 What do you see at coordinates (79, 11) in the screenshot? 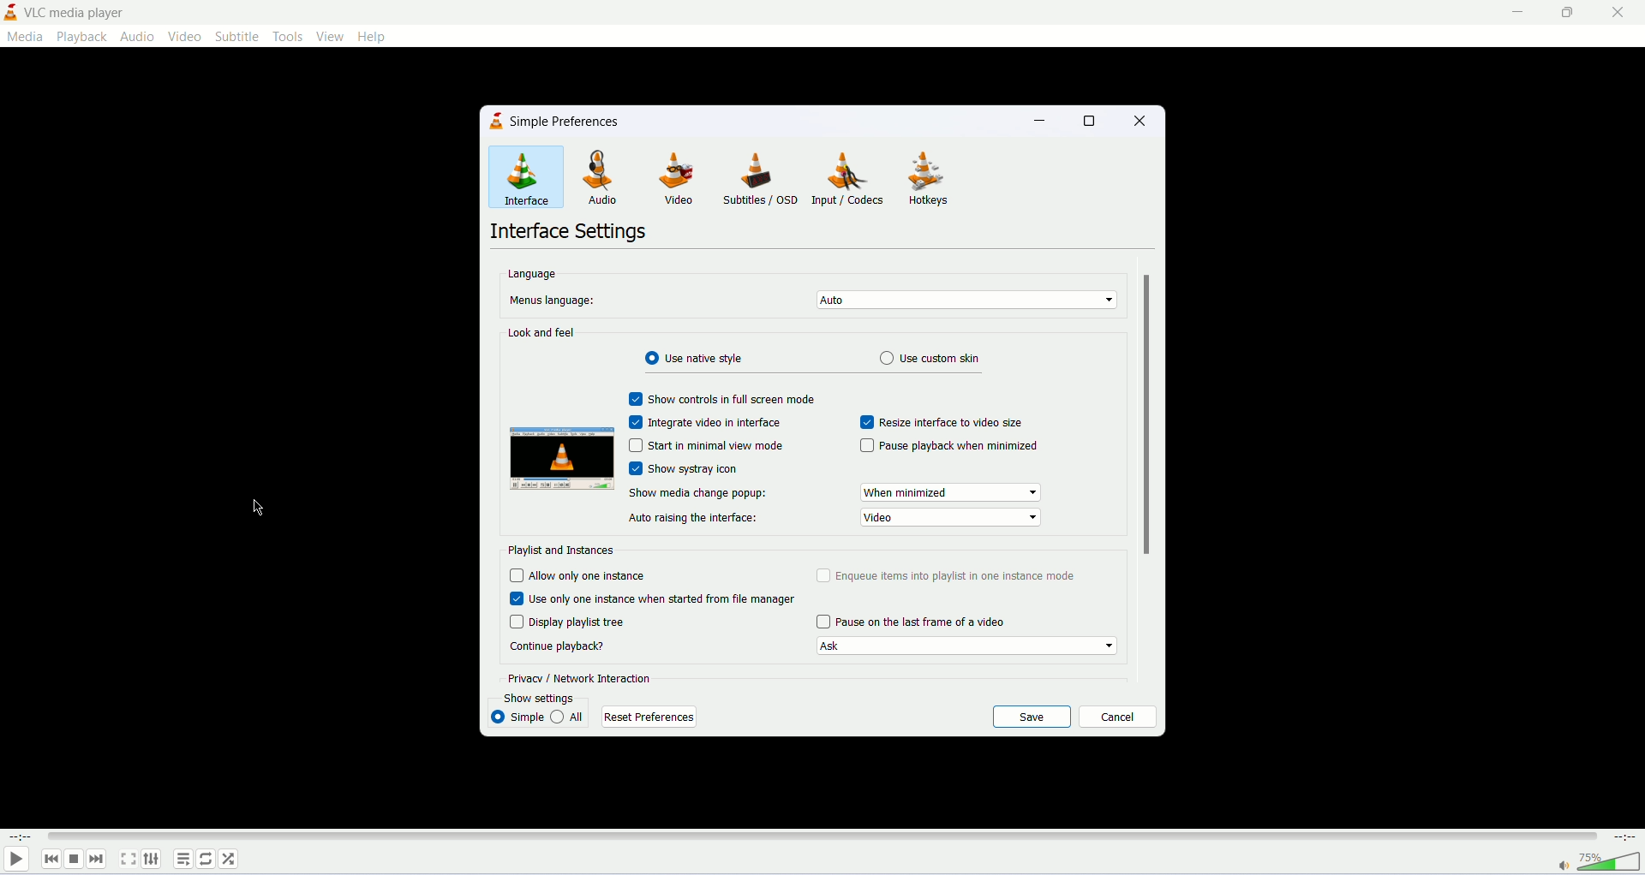
I see `vlc media player` at bounding box center [79, 11].